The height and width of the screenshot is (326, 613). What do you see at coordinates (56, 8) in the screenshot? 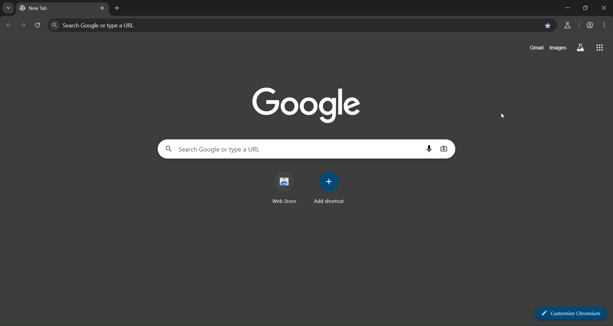
I see `current tab` at bounding box center [56, 8].